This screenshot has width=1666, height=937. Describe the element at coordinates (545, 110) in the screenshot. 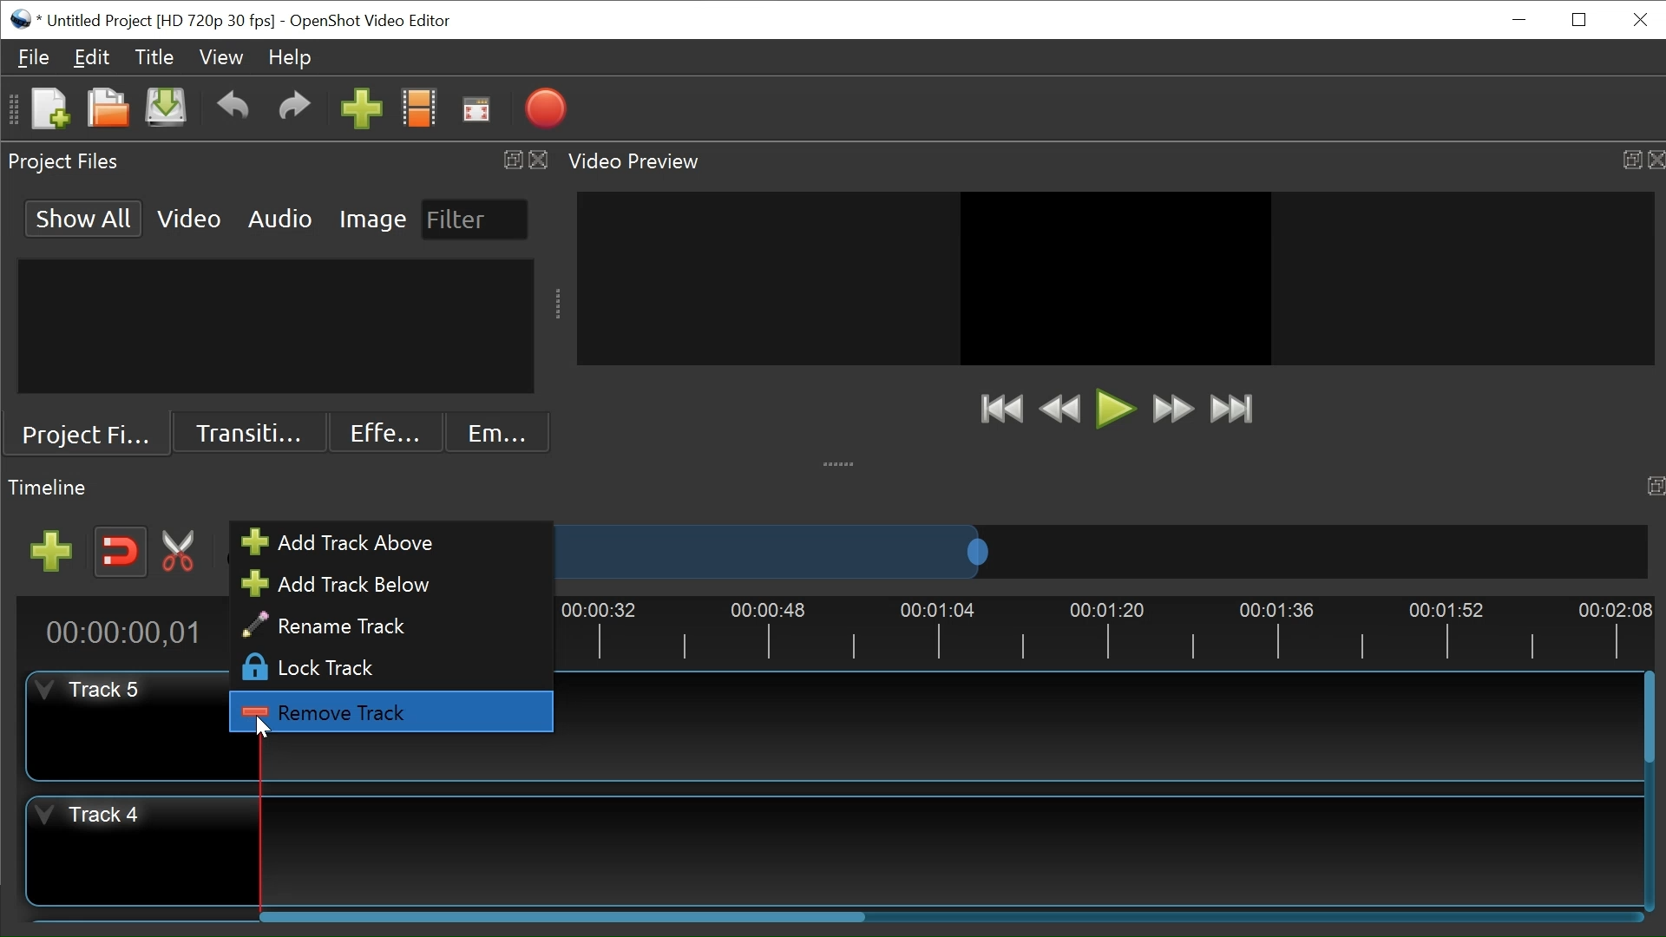

I see `Export Video` at that location.